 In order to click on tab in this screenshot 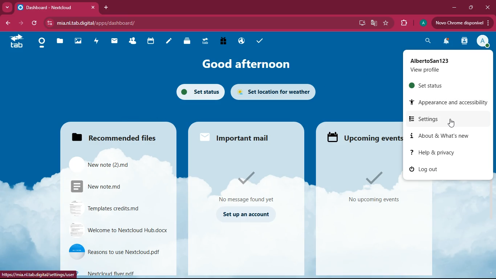, I will do `click(52, 7)`.